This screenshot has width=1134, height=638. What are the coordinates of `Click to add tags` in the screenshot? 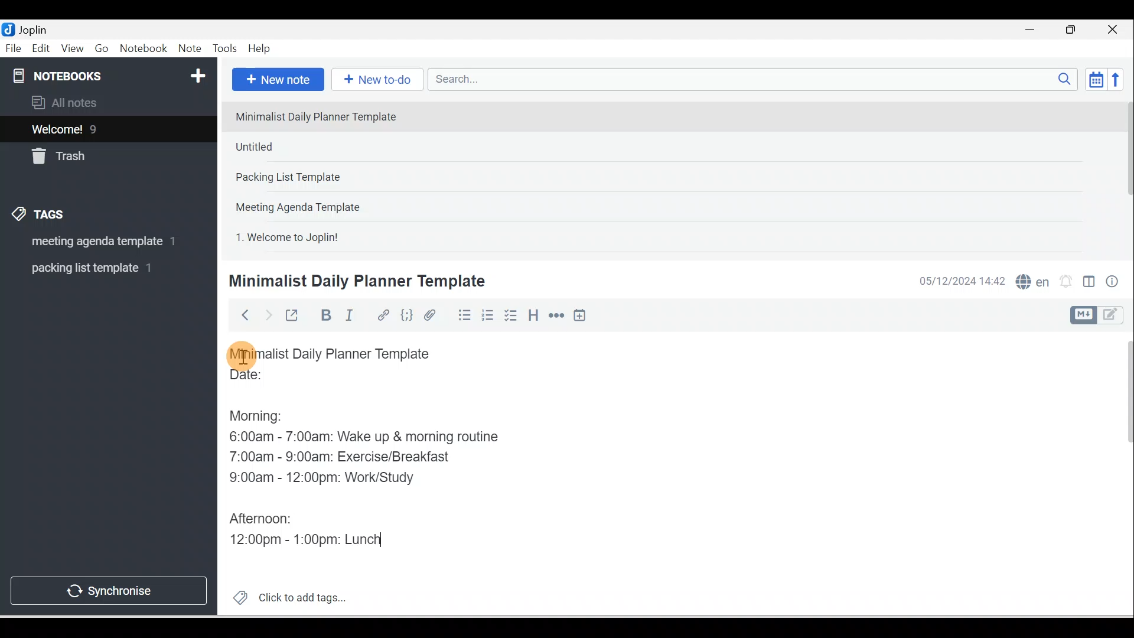 It's located at (285, 596).